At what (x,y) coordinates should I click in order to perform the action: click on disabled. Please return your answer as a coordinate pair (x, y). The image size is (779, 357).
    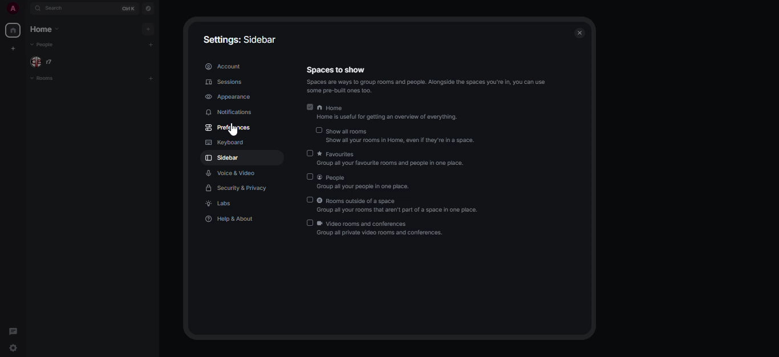
    Looking at the image, I should click on (310, 153).